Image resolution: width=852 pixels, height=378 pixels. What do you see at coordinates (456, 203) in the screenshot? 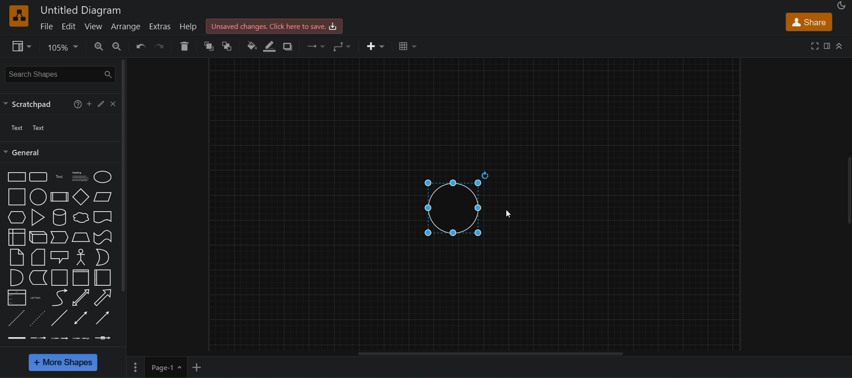
I see `circle` at bounding box center [456, 203].